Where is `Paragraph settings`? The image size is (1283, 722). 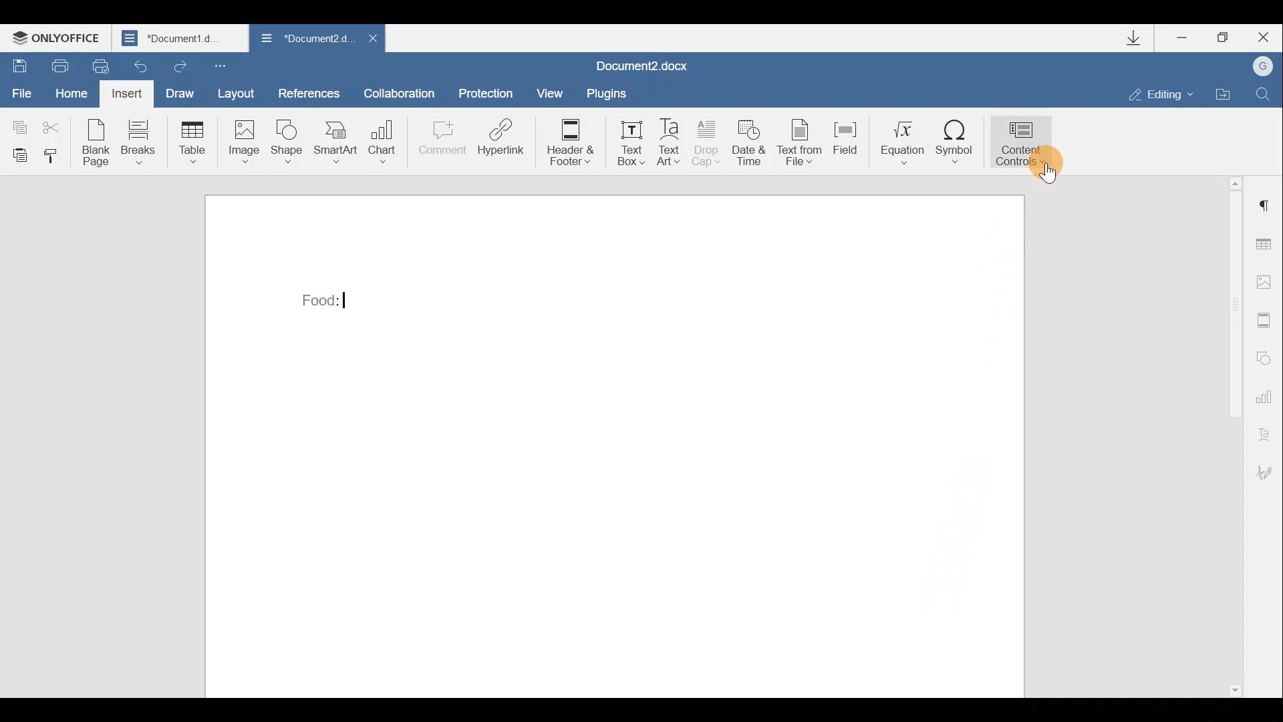 Paragraph settings is located at coordinates (1266, 206).